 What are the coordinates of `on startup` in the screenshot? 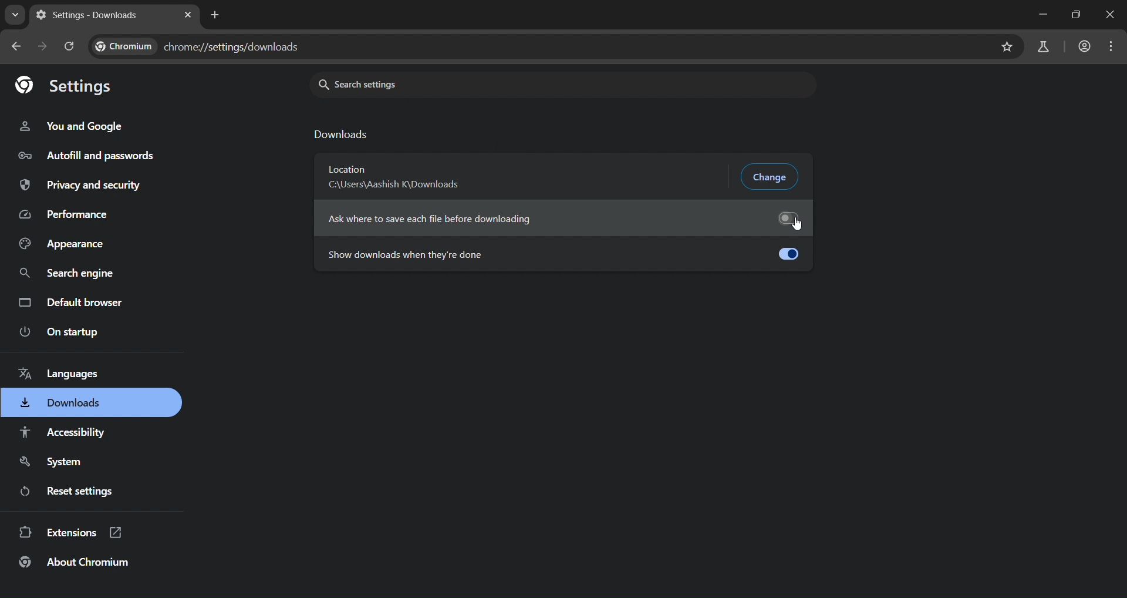 It's located at (59, 333).